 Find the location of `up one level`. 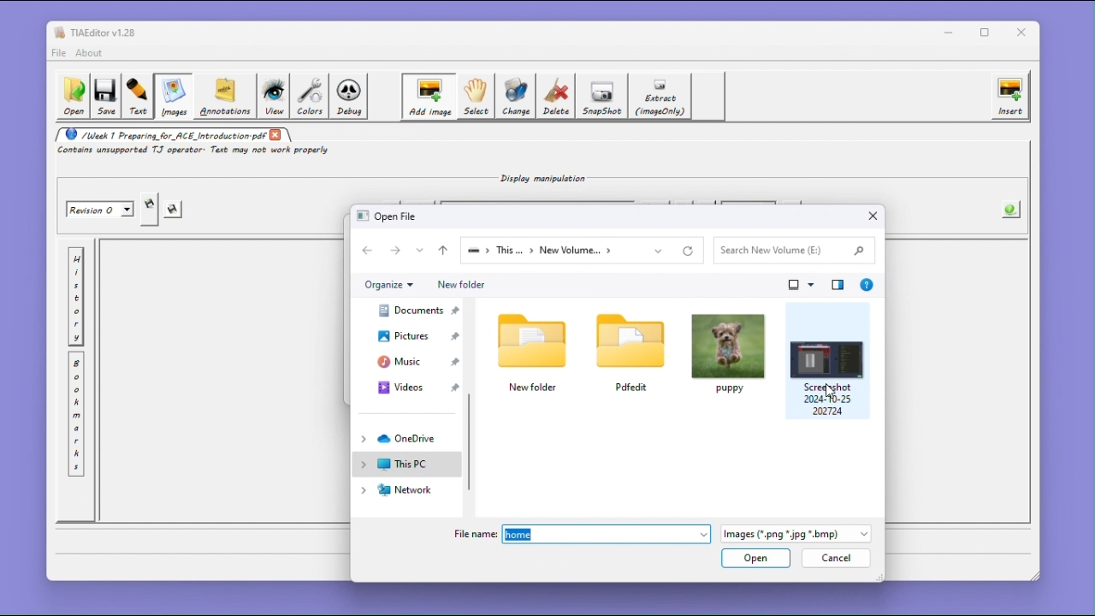

up one level is located at coordinates (442, 251).